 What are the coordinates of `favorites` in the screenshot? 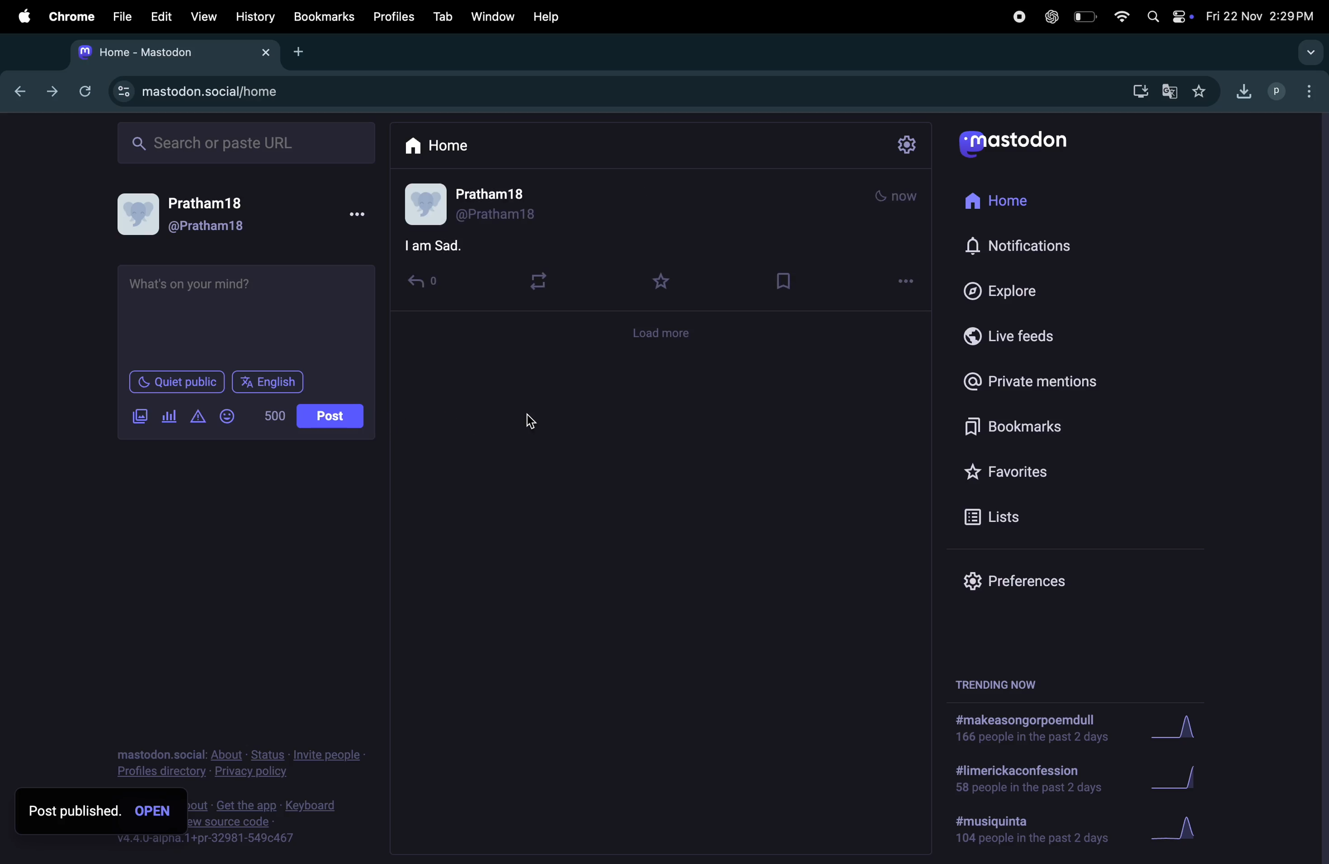 It's located at (1203, 92).